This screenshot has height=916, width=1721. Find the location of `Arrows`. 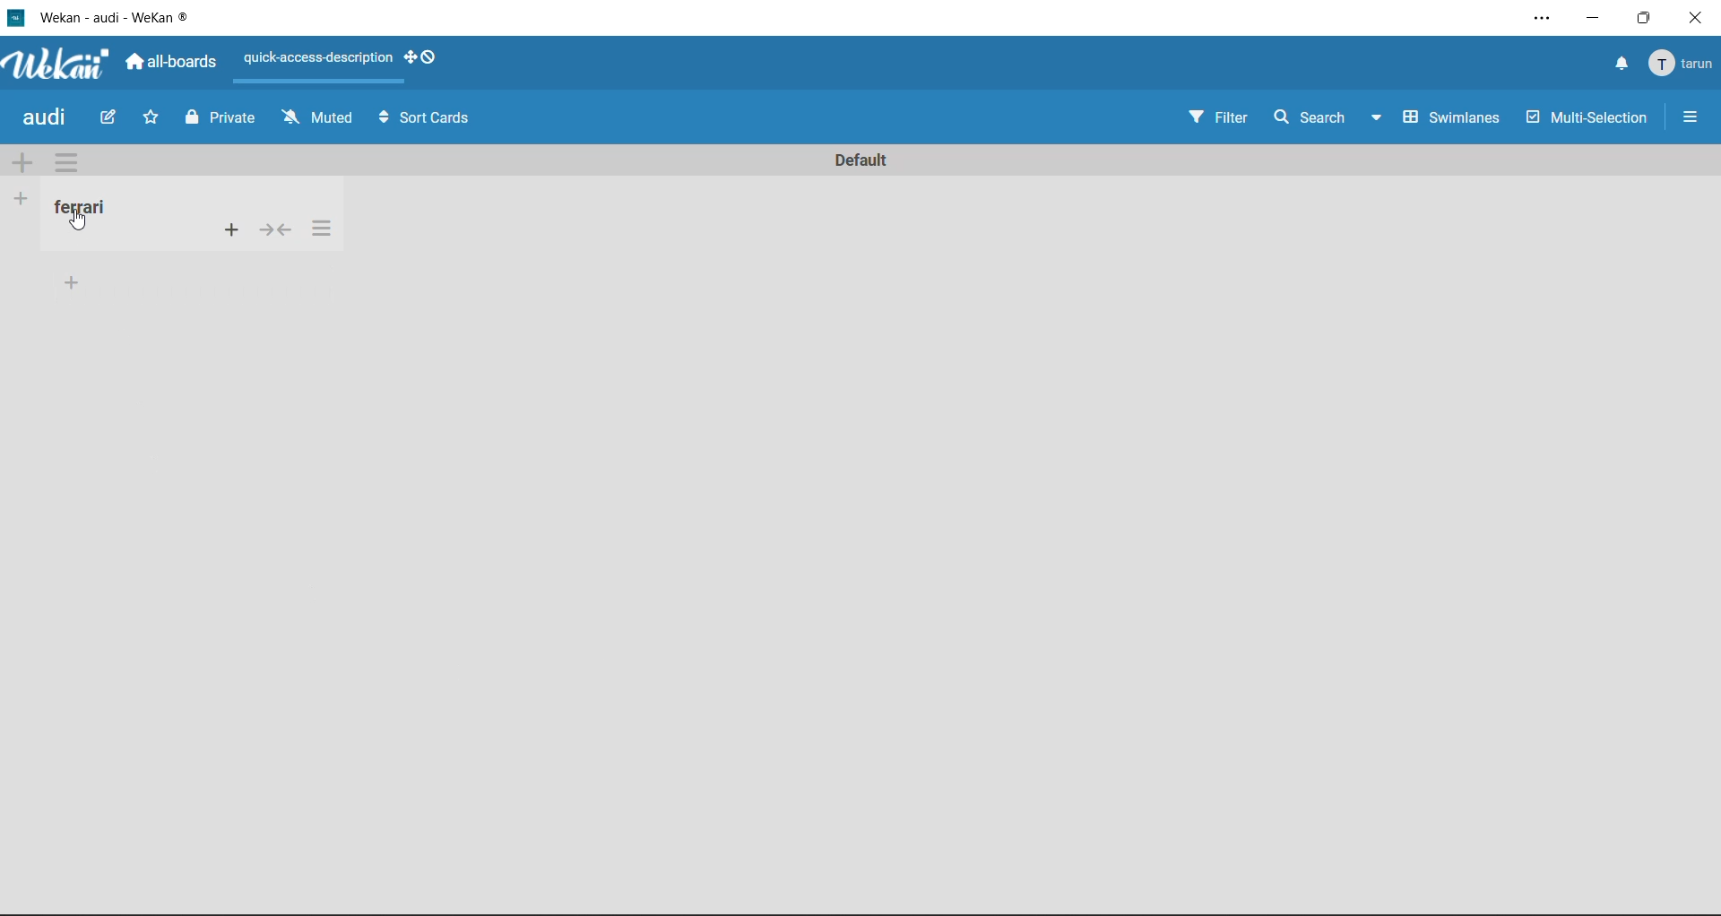

Arrows is located at coordinates (381, 117).